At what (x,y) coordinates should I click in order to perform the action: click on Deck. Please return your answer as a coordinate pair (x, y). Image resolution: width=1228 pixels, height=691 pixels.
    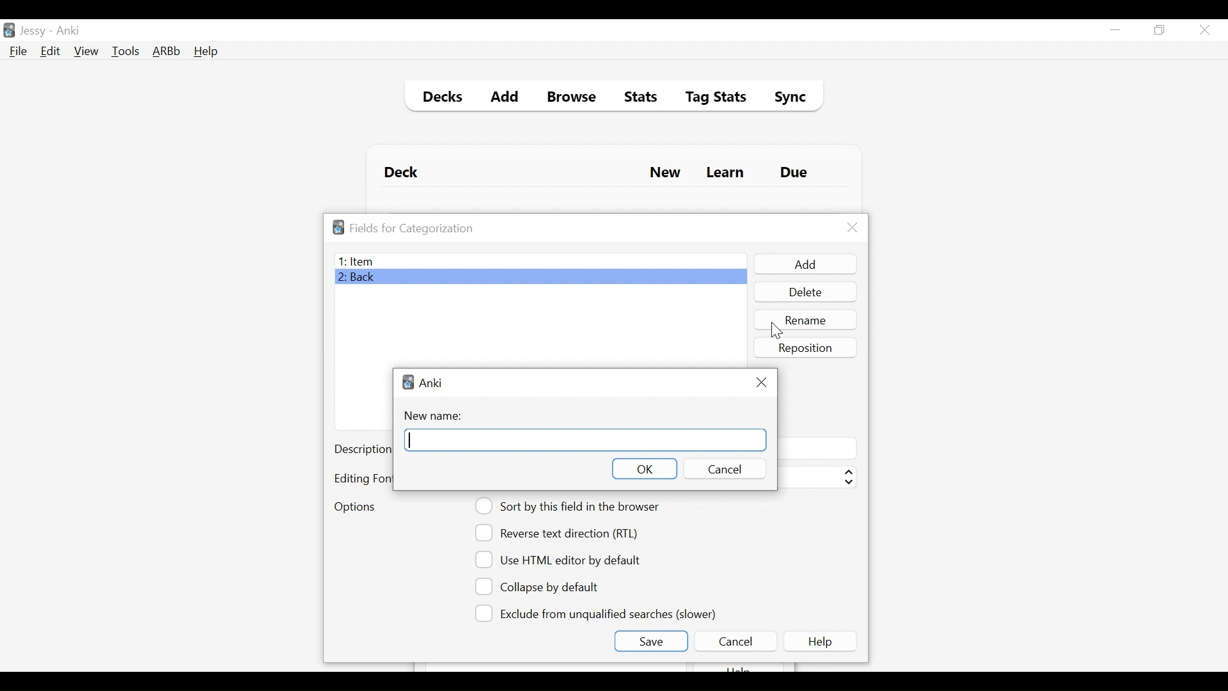
    Looking at the image, I should click on (404, 173).